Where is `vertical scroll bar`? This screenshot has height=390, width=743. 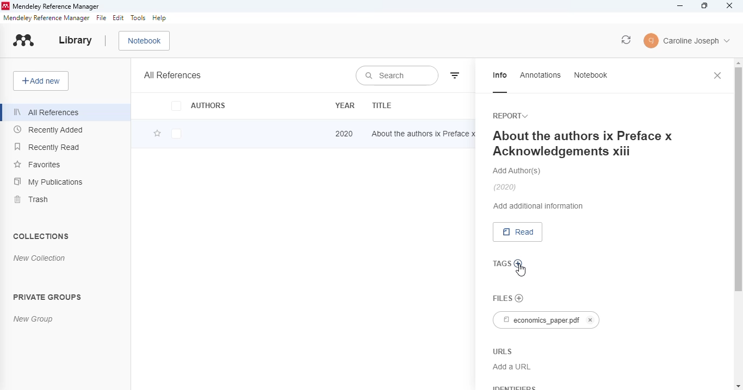 vertical scroll bar is located at coordinates (738, 179).